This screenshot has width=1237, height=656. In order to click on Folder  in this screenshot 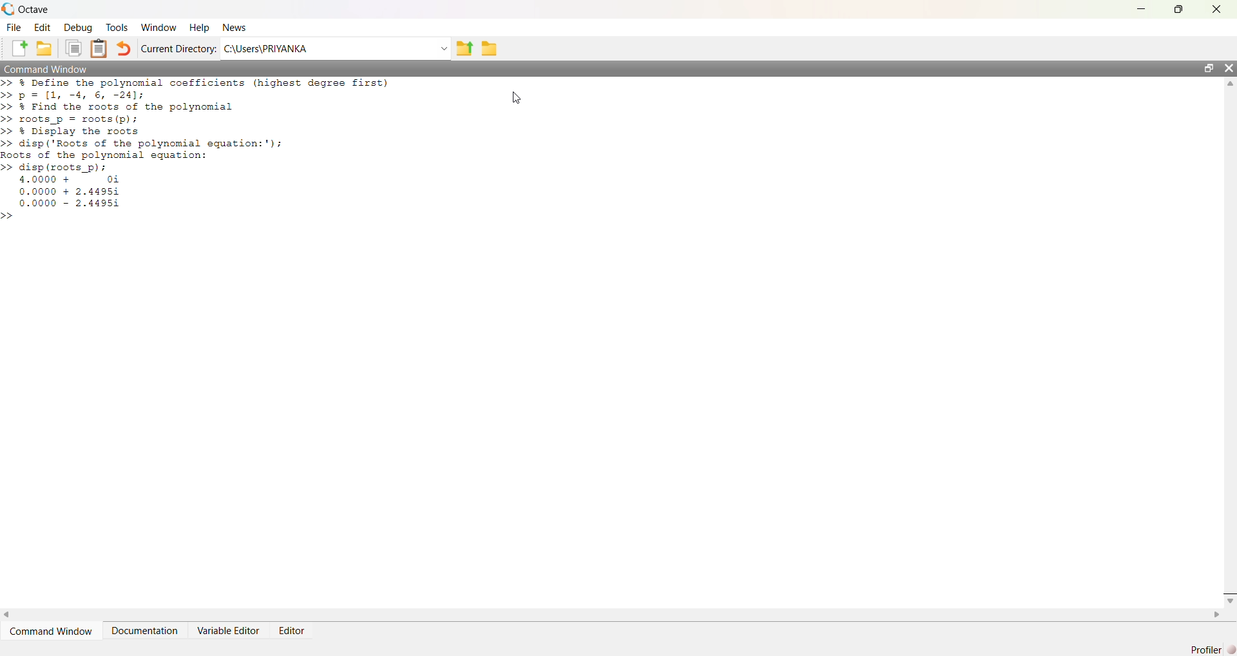, I will do `click(44, 49)`.